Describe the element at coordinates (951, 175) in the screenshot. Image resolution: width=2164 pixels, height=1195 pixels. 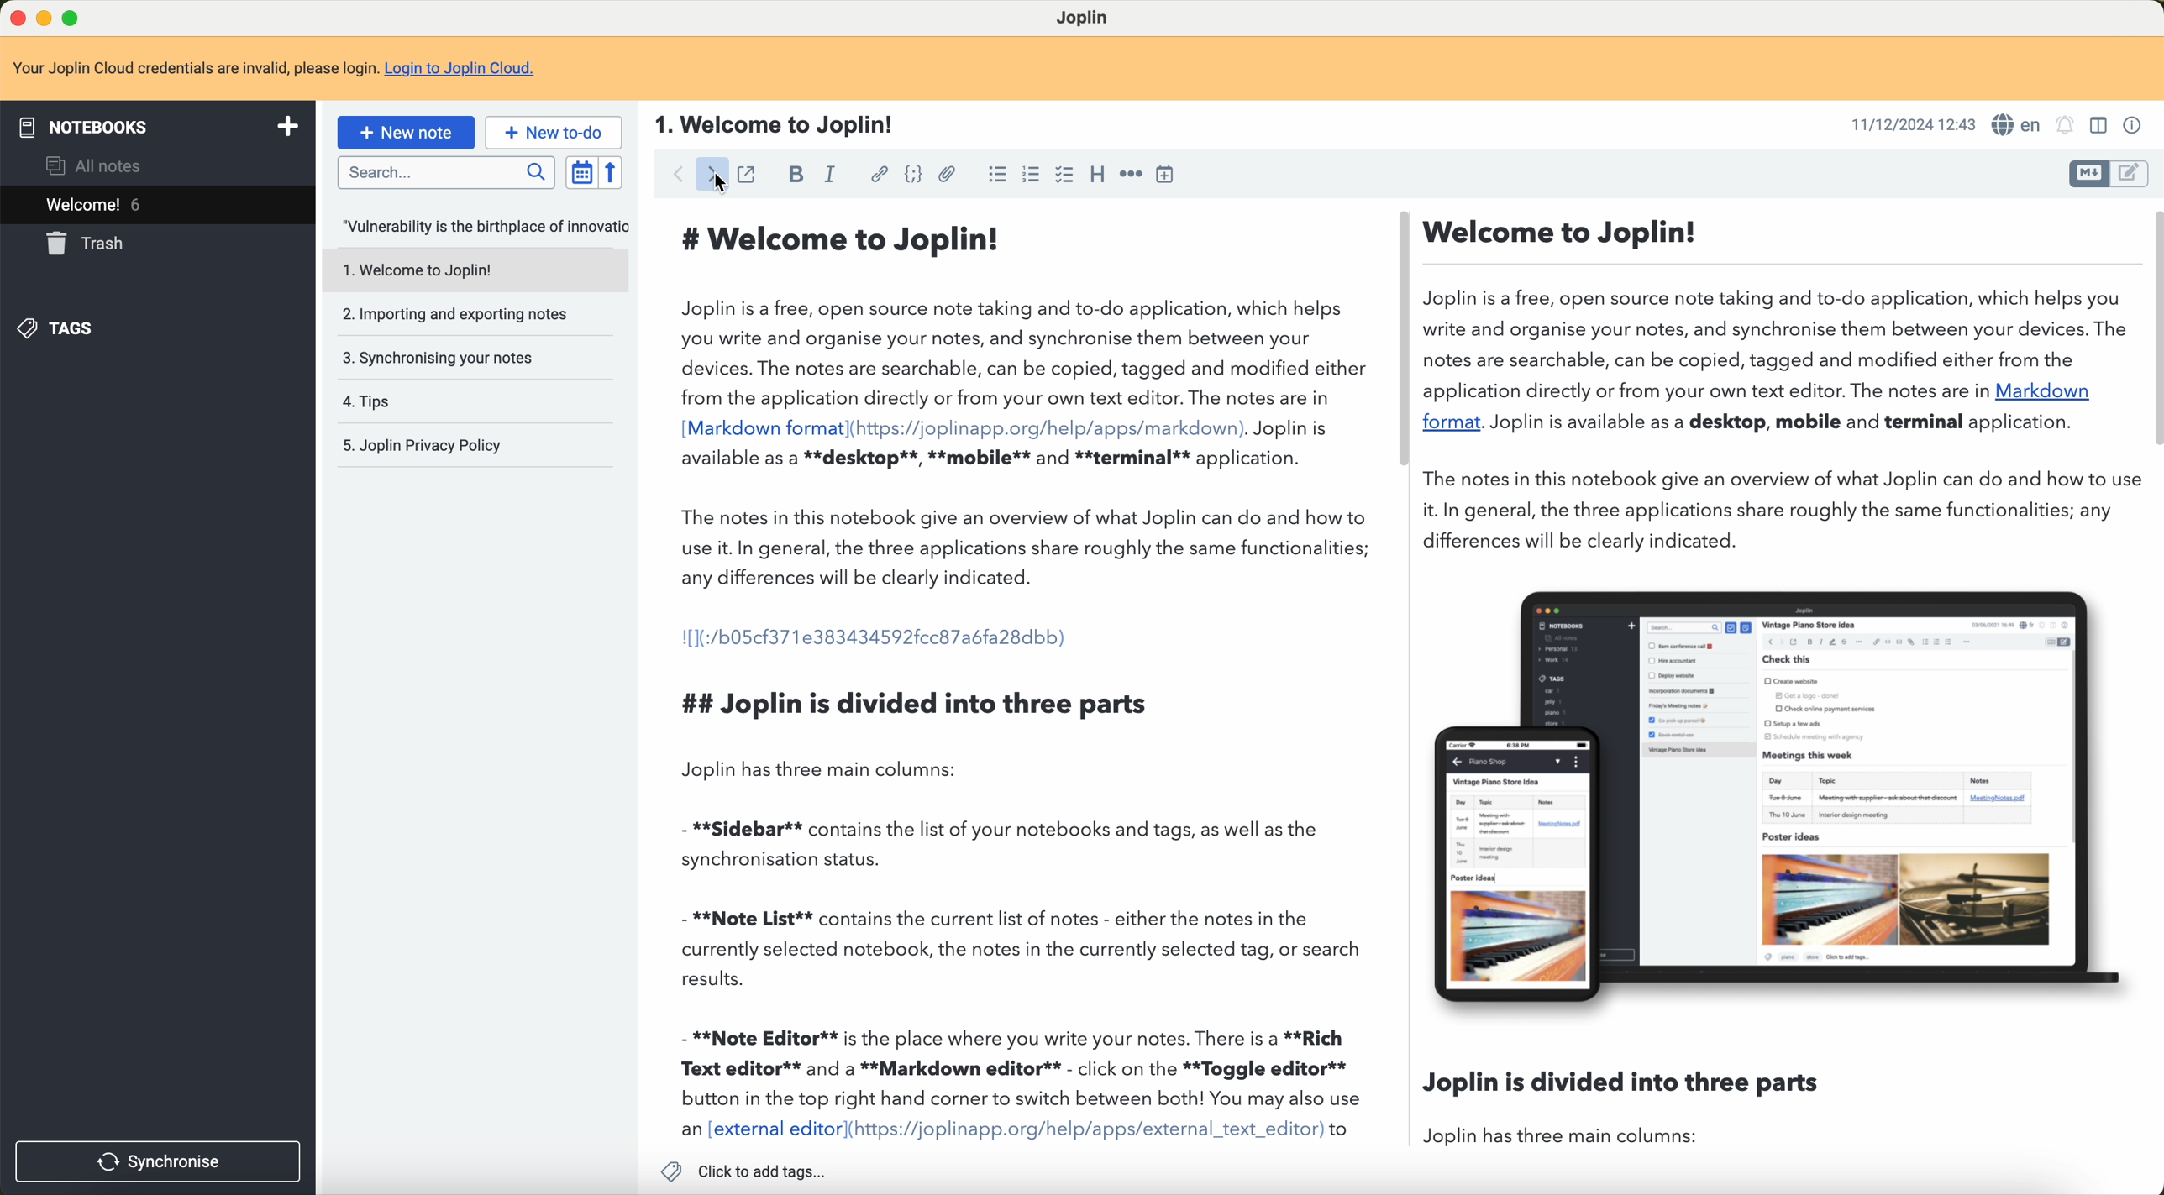
I see `attach file` at that location.